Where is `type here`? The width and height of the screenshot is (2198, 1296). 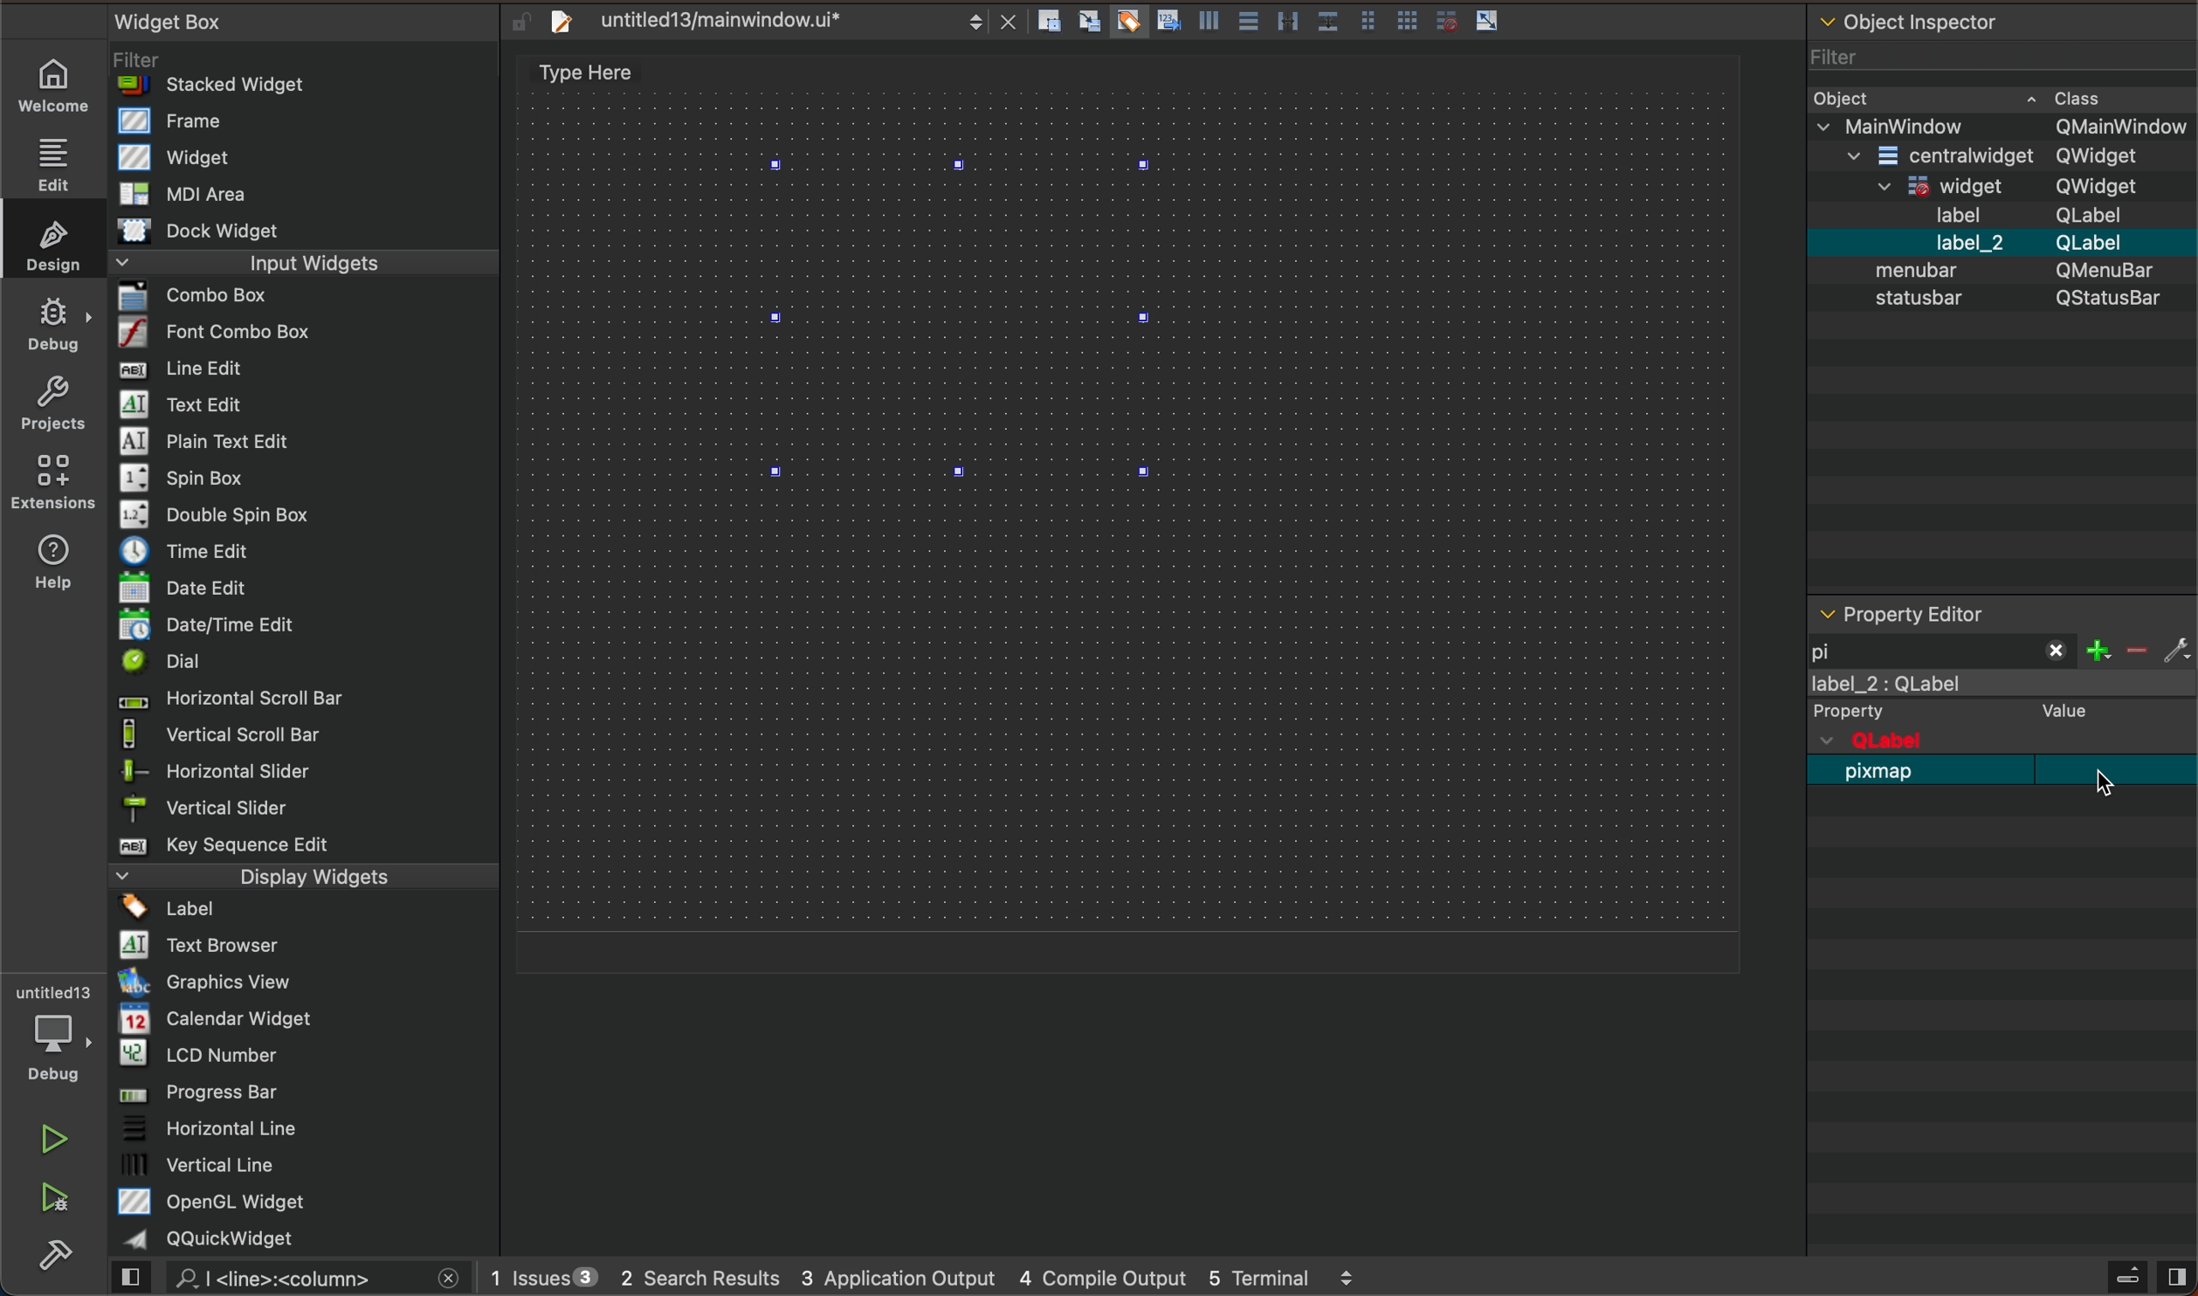 type here is located at coordinates (596, 74).